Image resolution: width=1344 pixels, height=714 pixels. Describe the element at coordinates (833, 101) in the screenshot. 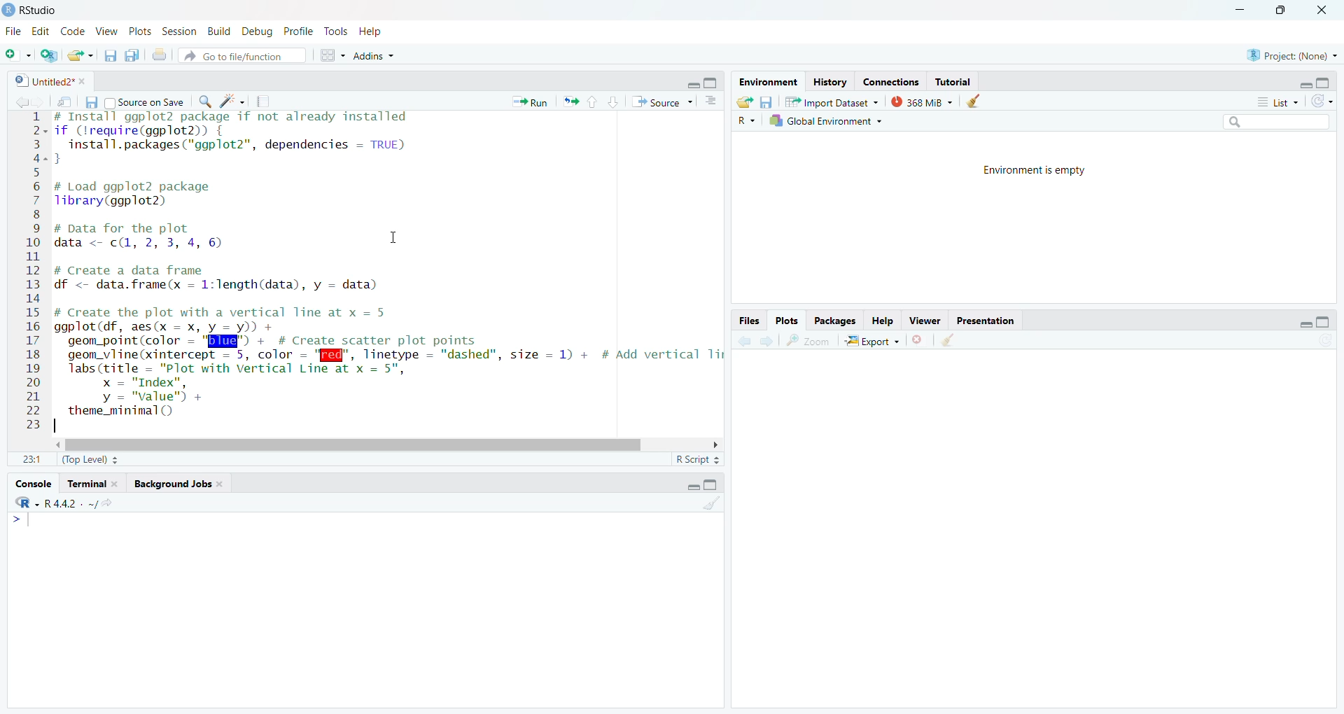

I see `Import Dataset ~` at that location.